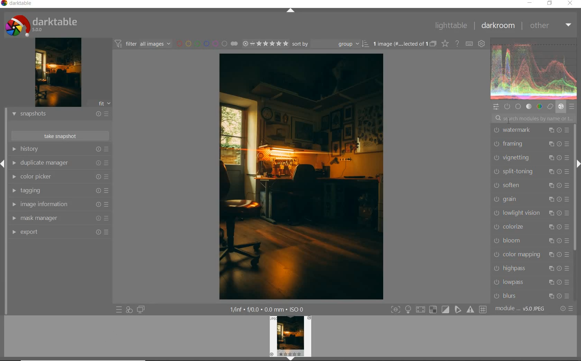 Image resolution: width=581 pixels, height=361 pixels. What do you see at coordinates (531, 185) in the screenshot?
I see `soften` at bounding box center [531, 185].